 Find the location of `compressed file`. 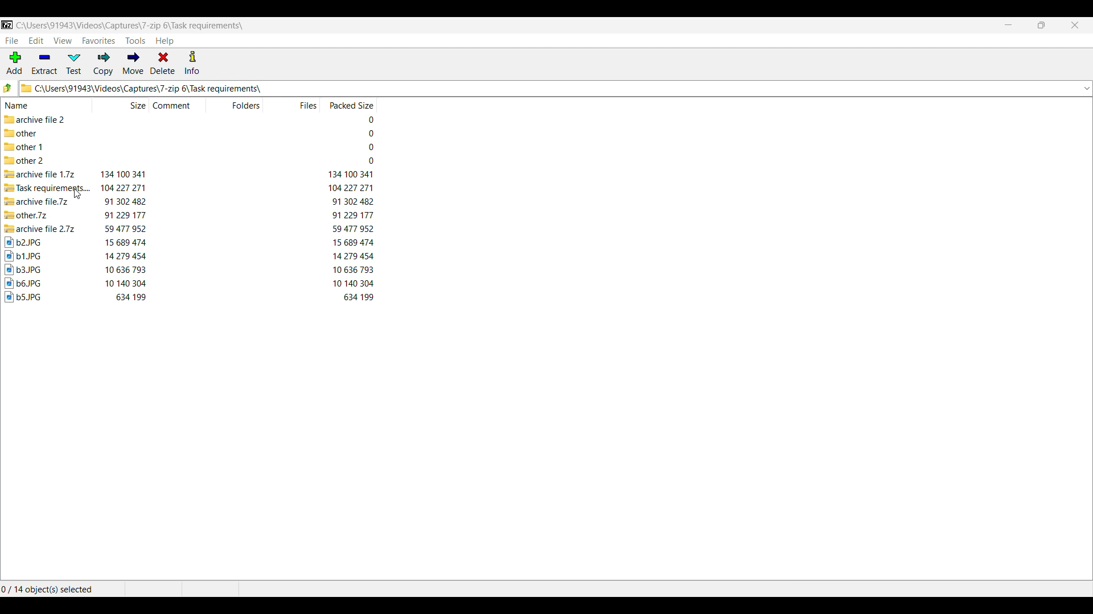

compressed file is located at coordinates (38, 229).